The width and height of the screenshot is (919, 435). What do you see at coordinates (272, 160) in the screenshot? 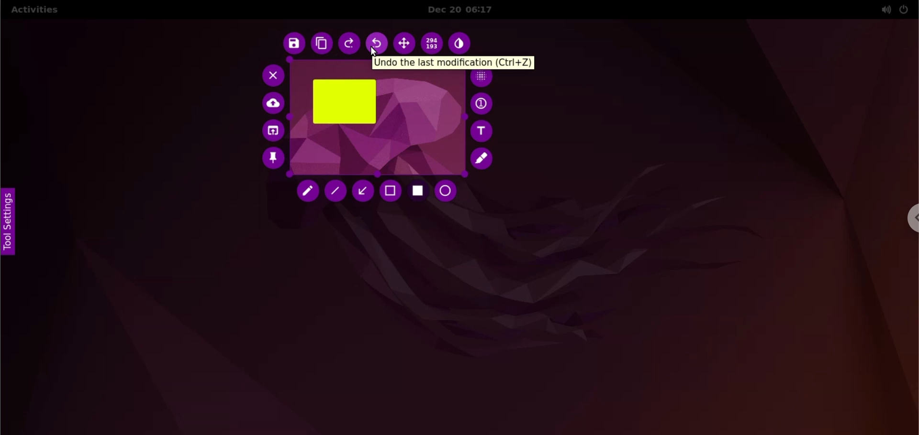
I see `pin` at bounding box center [272, 160].